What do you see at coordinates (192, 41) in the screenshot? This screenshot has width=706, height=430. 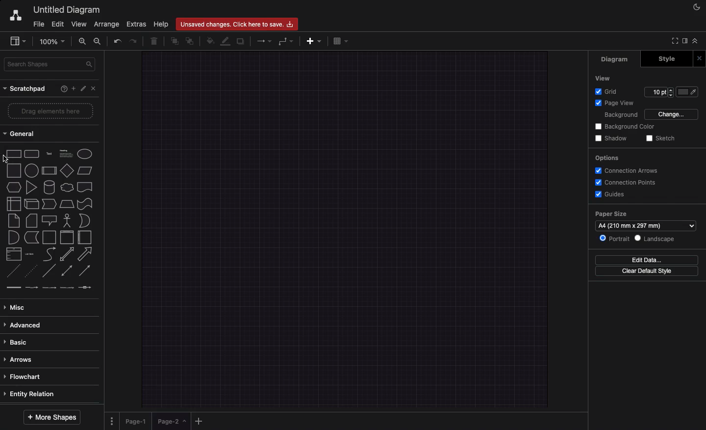 I see `To back` at bounding box center [192, 41].